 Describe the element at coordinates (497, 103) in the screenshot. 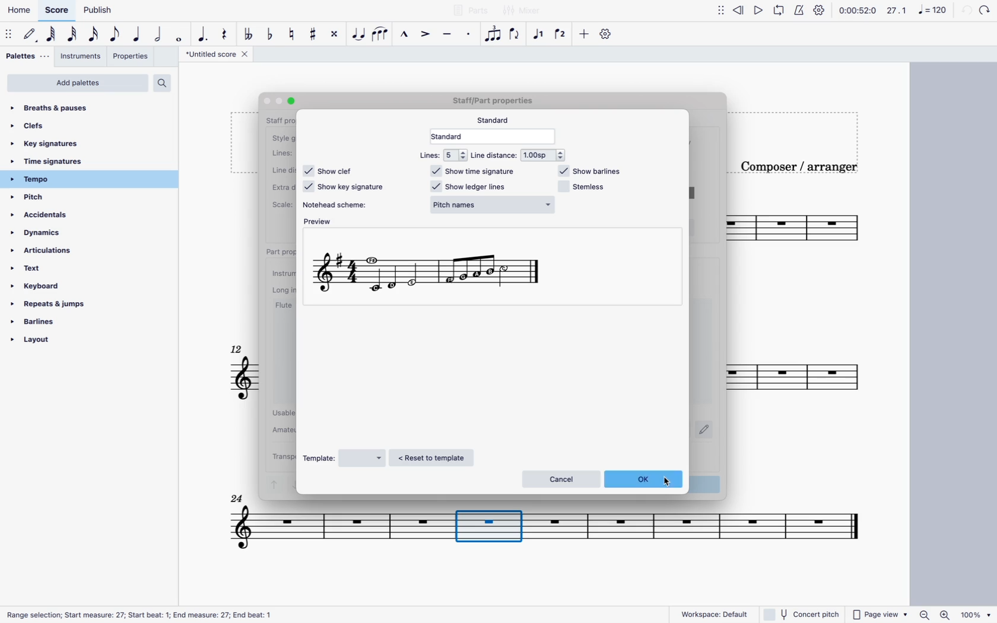

I see `` at that location.